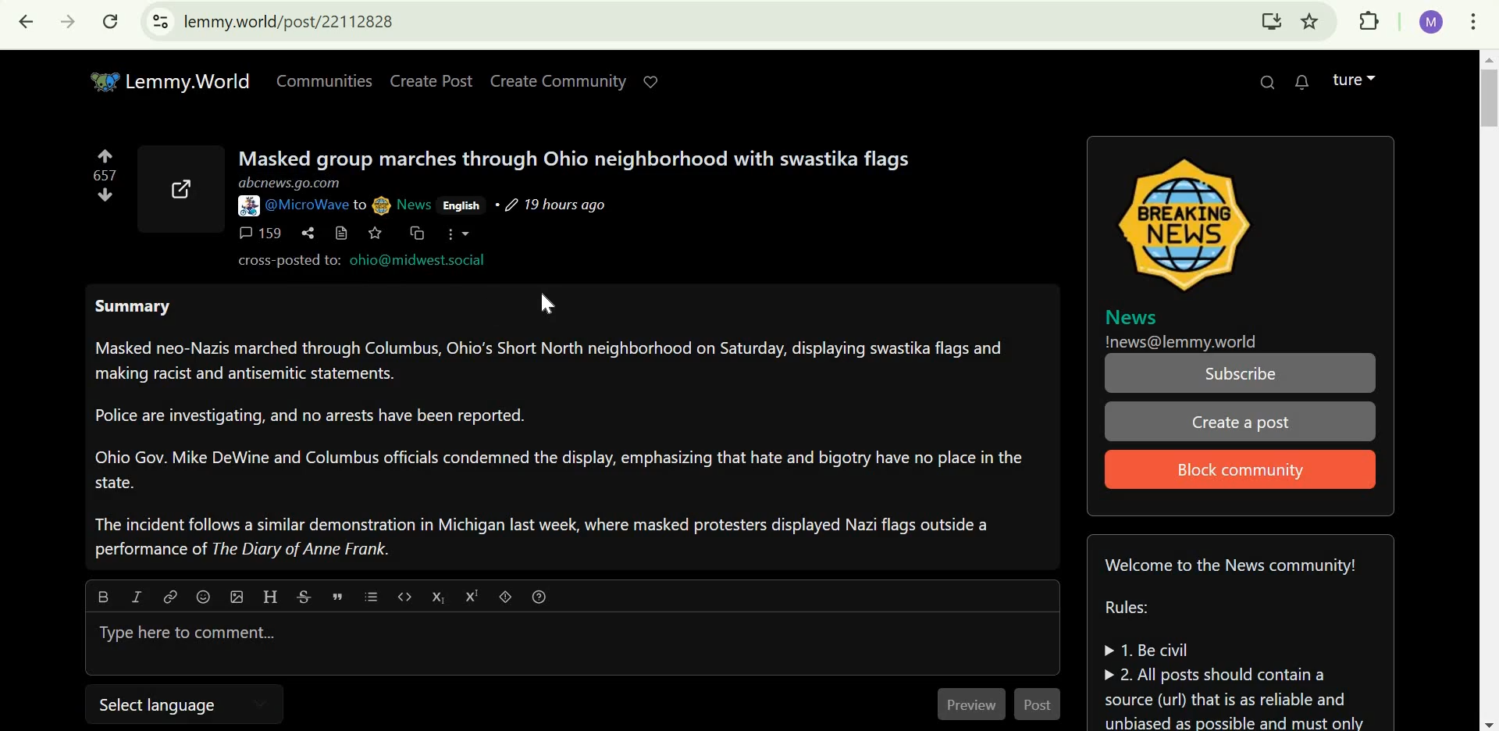  I want to click on Community guidelines, so click(1239, 639).